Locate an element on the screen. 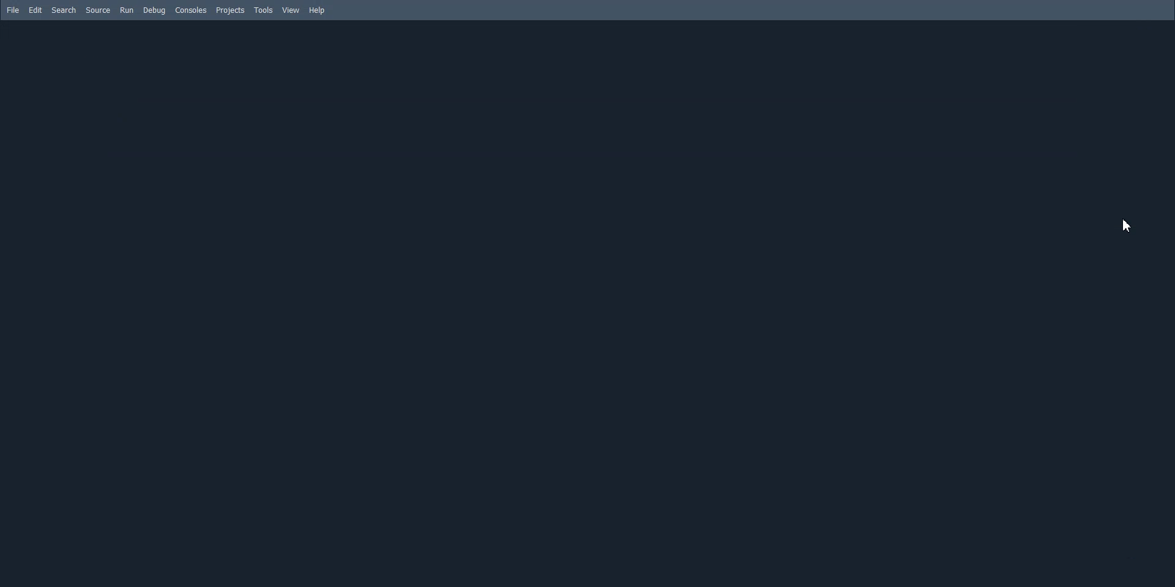 The image size is (1175, 587). Cursor is located at coordinates (1129, 224).